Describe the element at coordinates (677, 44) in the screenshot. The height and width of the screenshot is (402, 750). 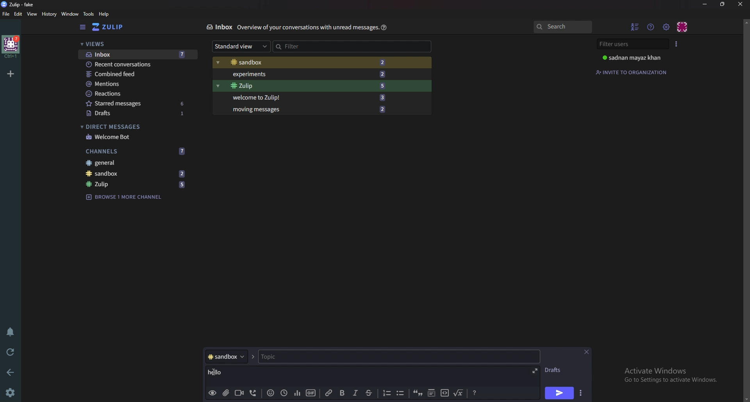
I see `User list style` at that location.